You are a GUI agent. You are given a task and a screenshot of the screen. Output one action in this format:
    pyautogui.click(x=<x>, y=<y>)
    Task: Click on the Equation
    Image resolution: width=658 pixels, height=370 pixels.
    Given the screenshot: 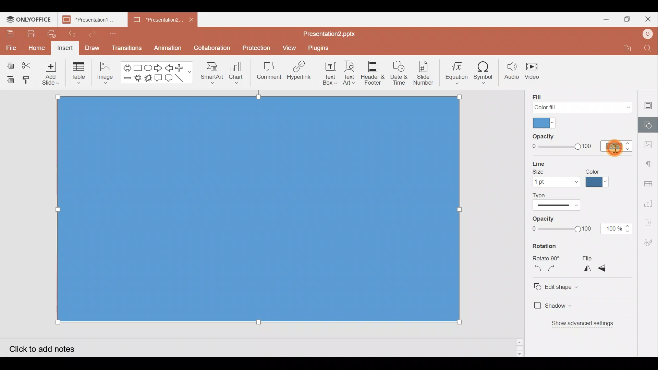 What is the action you would take?
    pyautogui.click(x=456, y=72)
    